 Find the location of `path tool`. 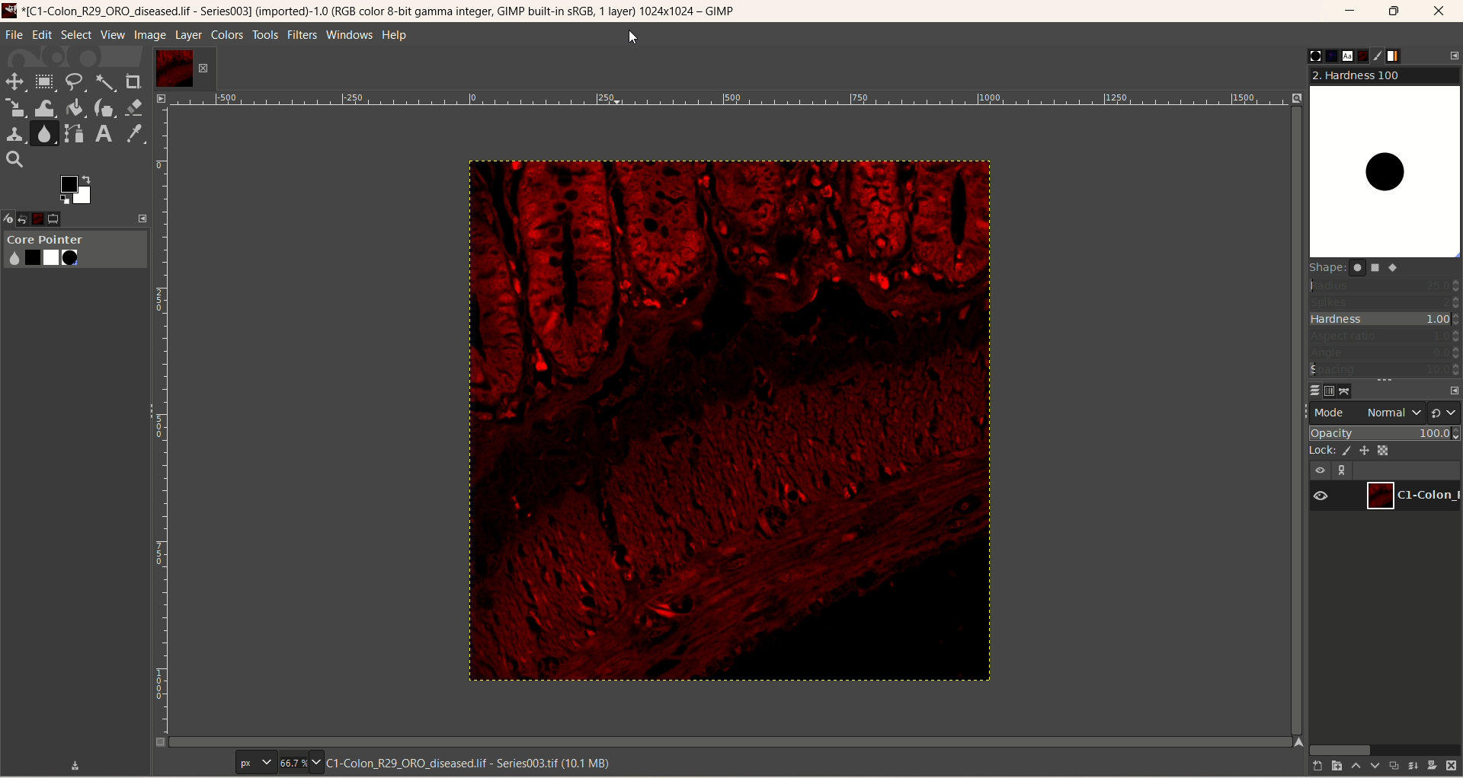

path tool is located at coordinates (75, 133).